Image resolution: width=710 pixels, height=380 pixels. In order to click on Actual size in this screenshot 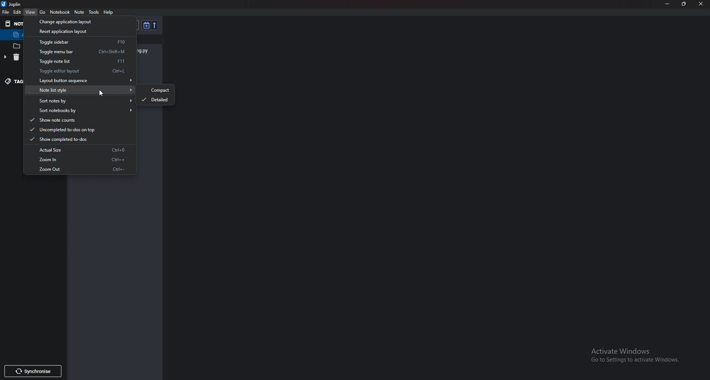, I will do `click(80, 149)`.